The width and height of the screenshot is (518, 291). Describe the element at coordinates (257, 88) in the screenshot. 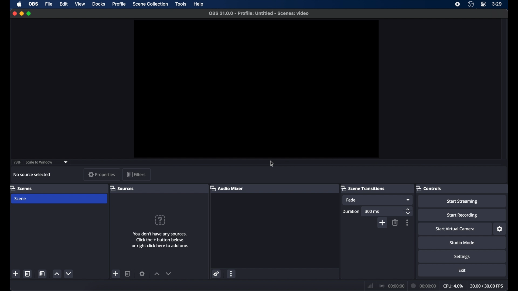

I see `preview` at that location.